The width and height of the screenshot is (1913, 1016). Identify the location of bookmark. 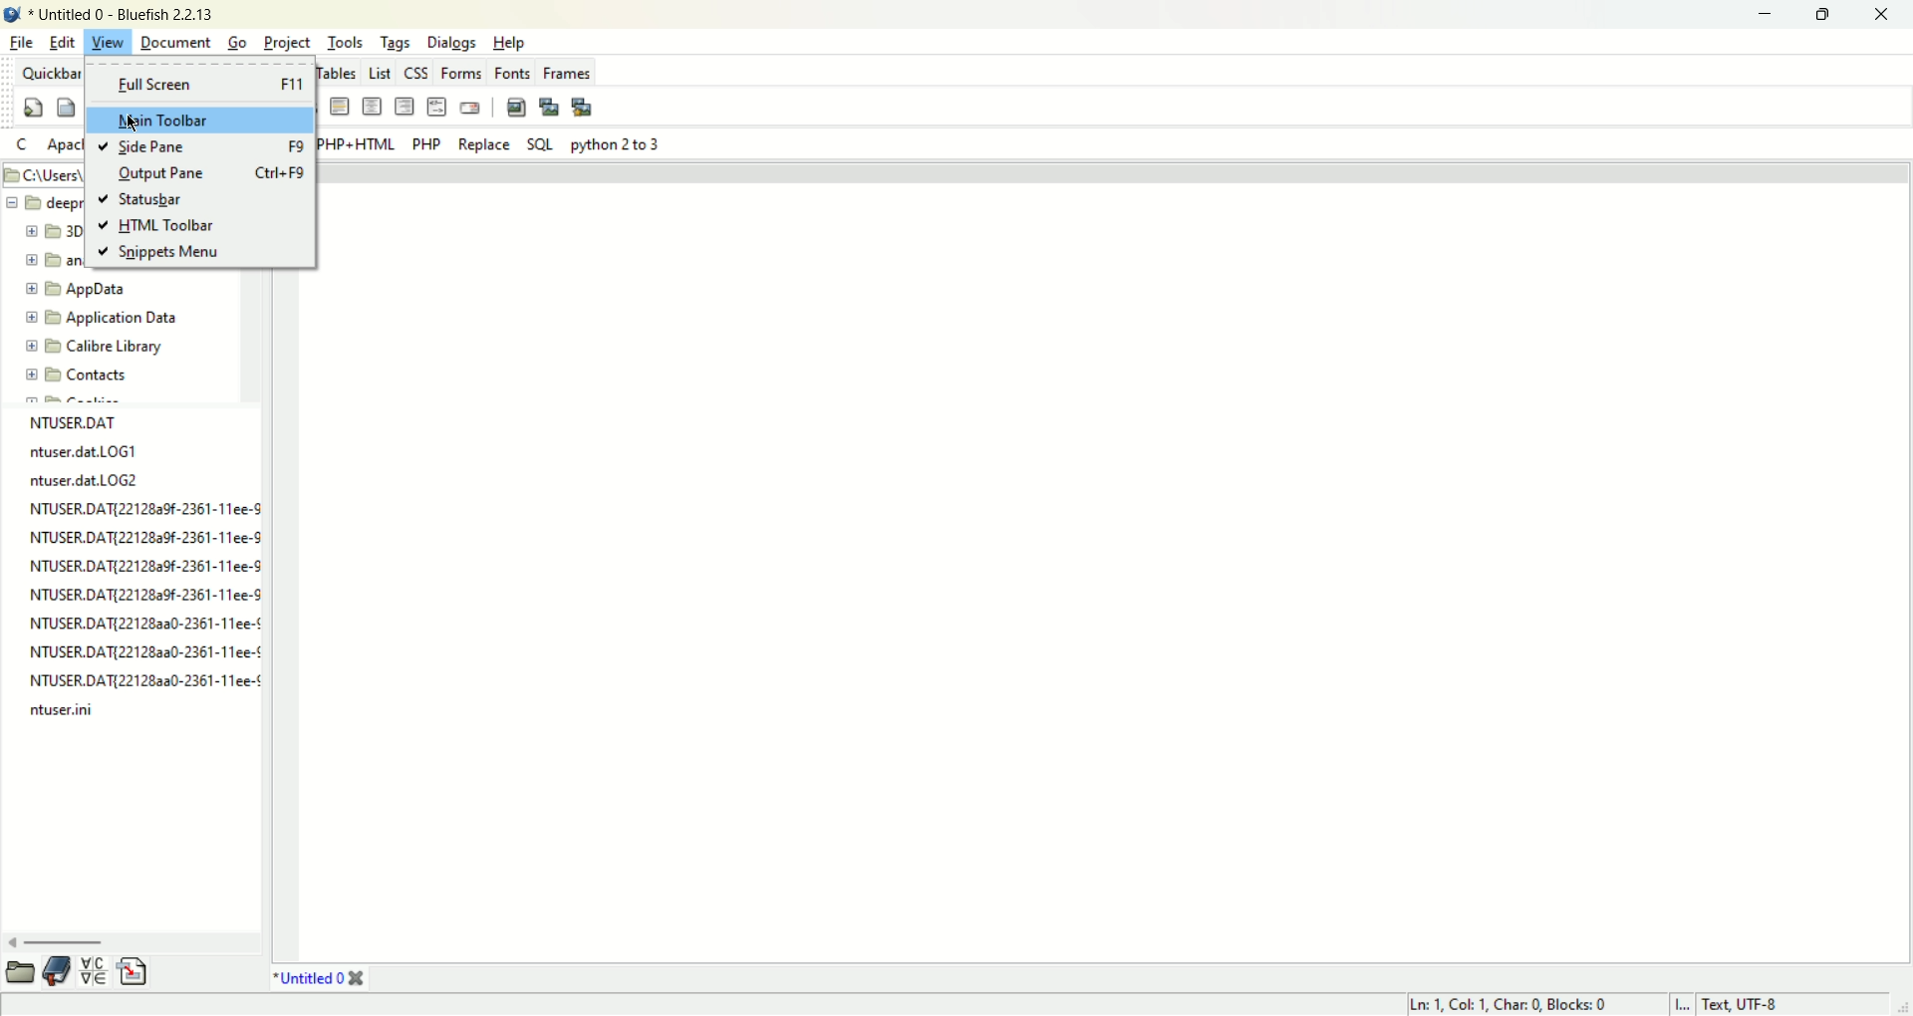
(61, 972).